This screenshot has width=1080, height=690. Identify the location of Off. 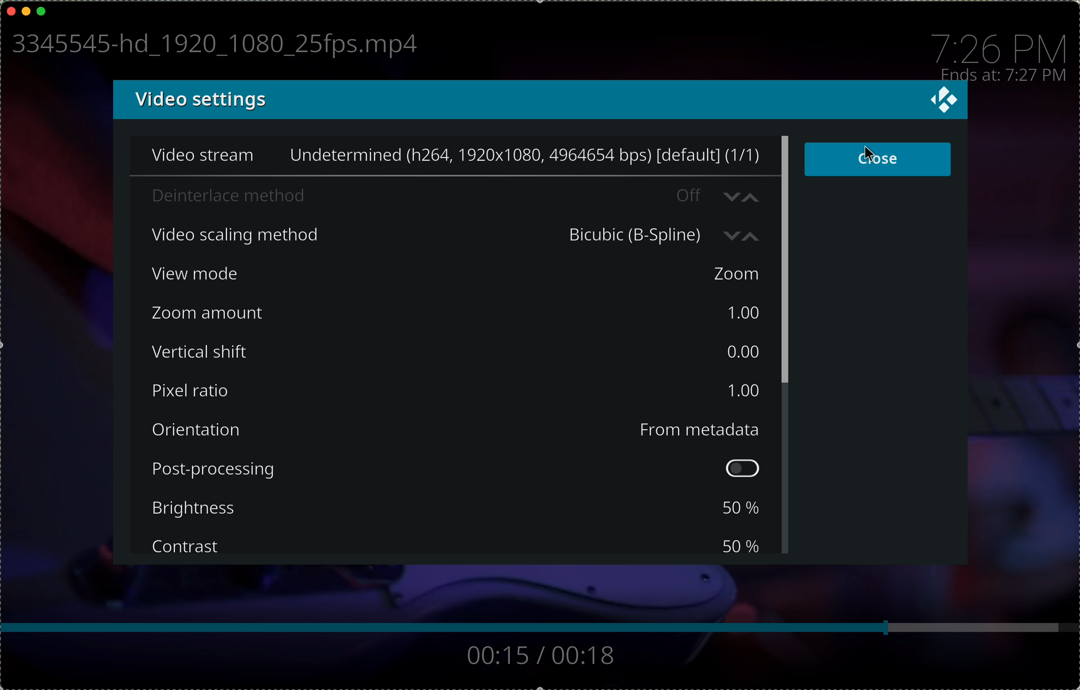
(716, 194).